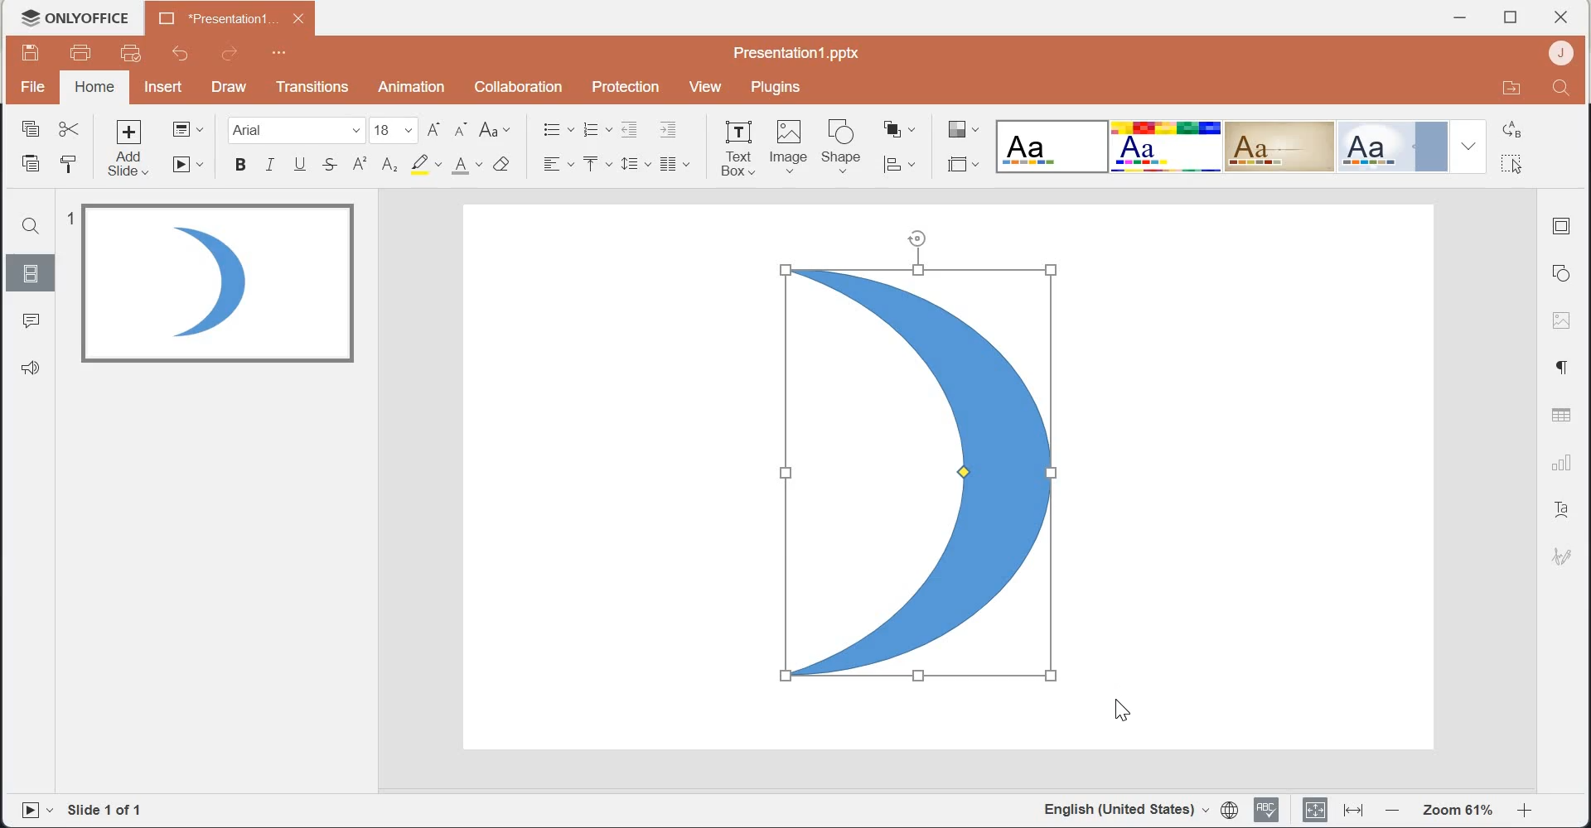 Image resolution: width=1591 pixels, height=828 pixels. I want to click on cursor, so click(1123, 706).